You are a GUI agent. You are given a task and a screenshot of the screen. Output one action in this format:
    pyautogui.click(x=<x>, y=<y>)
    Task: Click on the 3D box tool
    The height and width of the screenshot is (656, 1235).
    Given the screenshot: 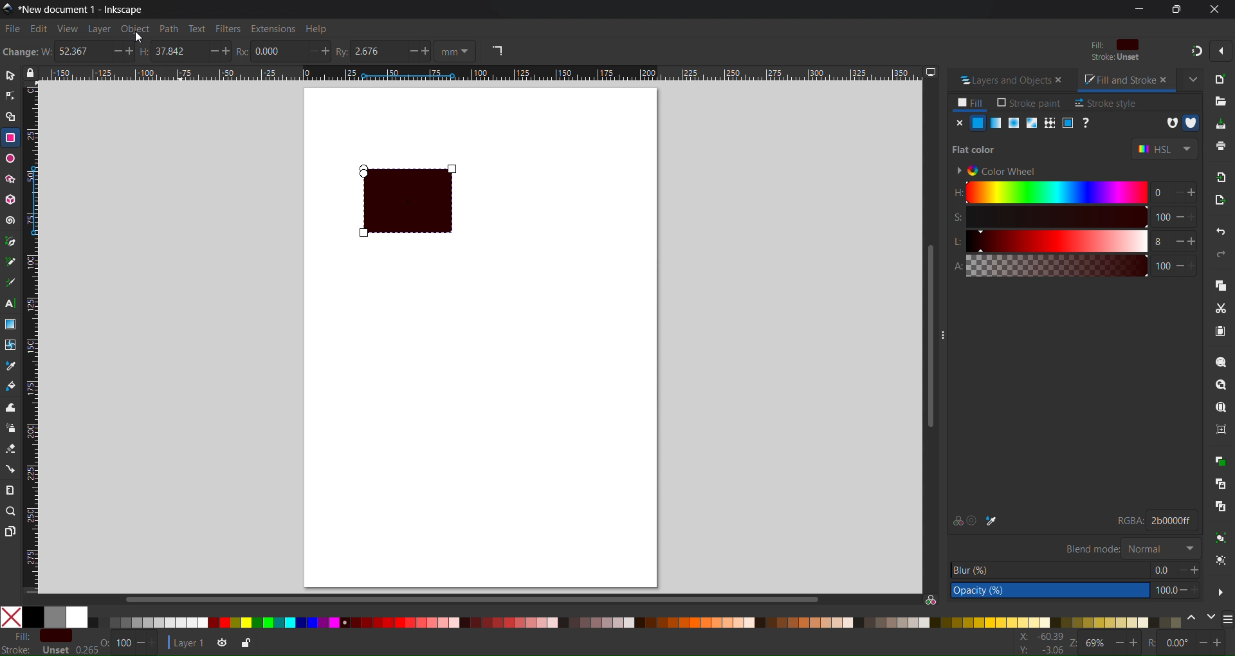 What is the action you would take?
    pyautogui.click(x=11, y=199)
    